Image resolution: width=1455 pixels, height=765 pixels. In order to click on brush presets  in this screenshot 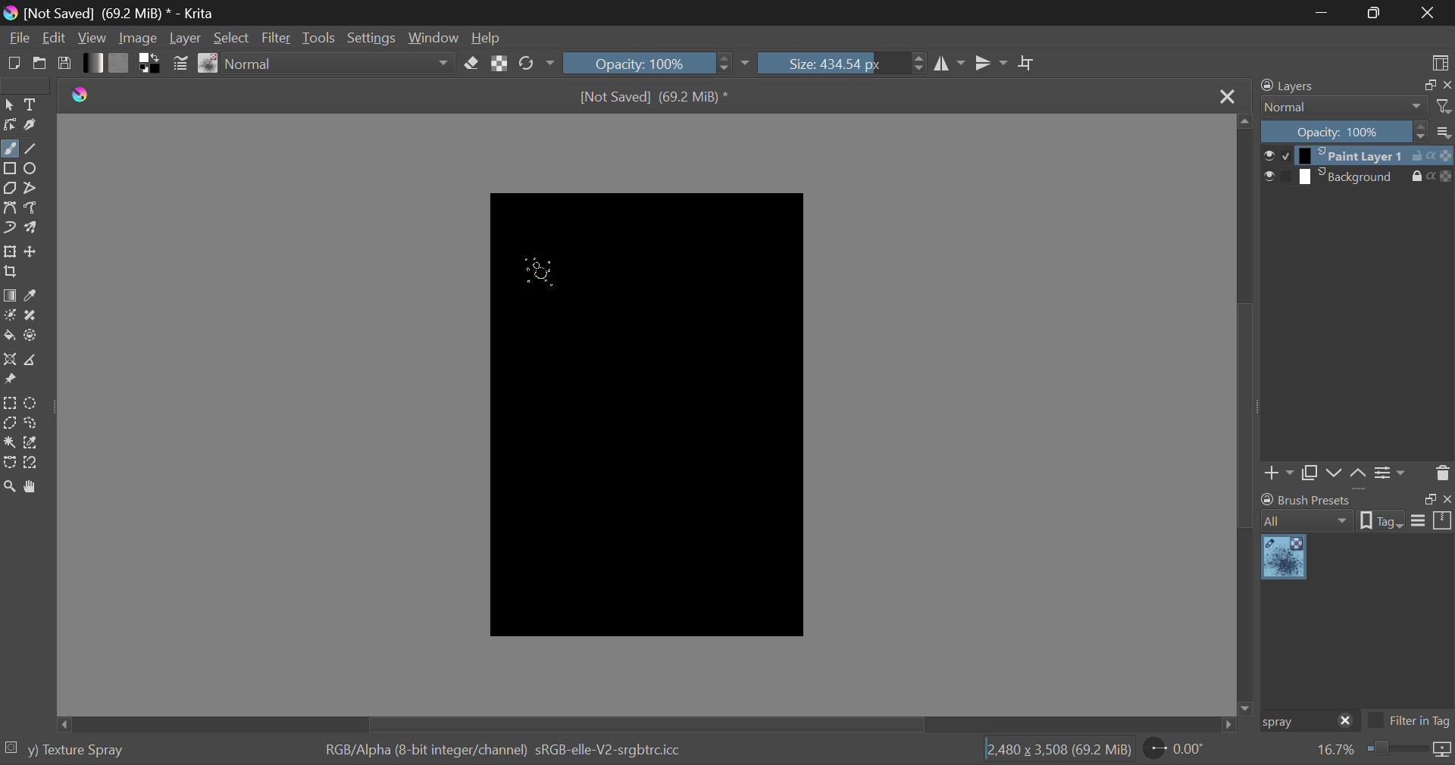, I will do `click(1306, 499)`.